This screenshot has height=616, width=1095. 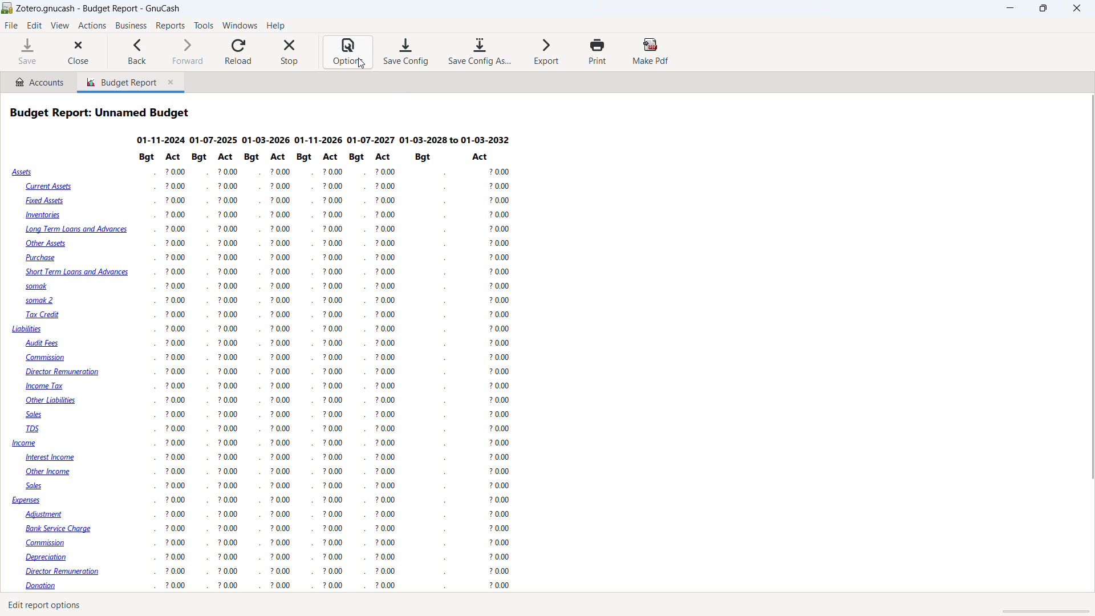 I want to click on Commission, so click(x=48, y=358).